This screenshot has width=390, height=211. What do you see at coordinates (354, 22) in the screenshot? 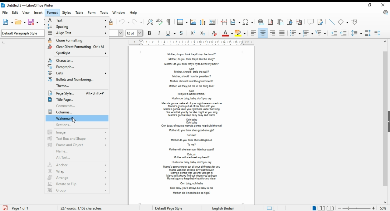
I see `show draw functions` at bounding box center [354, 22].